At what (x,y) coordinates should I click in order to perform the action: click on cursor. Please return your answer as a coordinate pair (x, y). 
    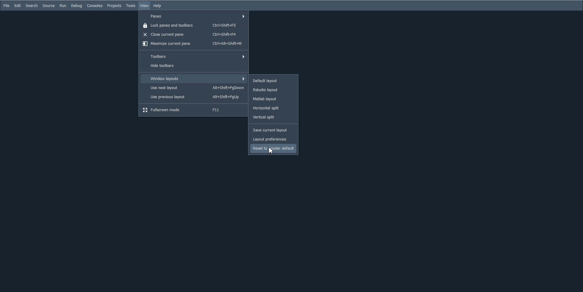
    Looking at the image, I should click on (271, 151).